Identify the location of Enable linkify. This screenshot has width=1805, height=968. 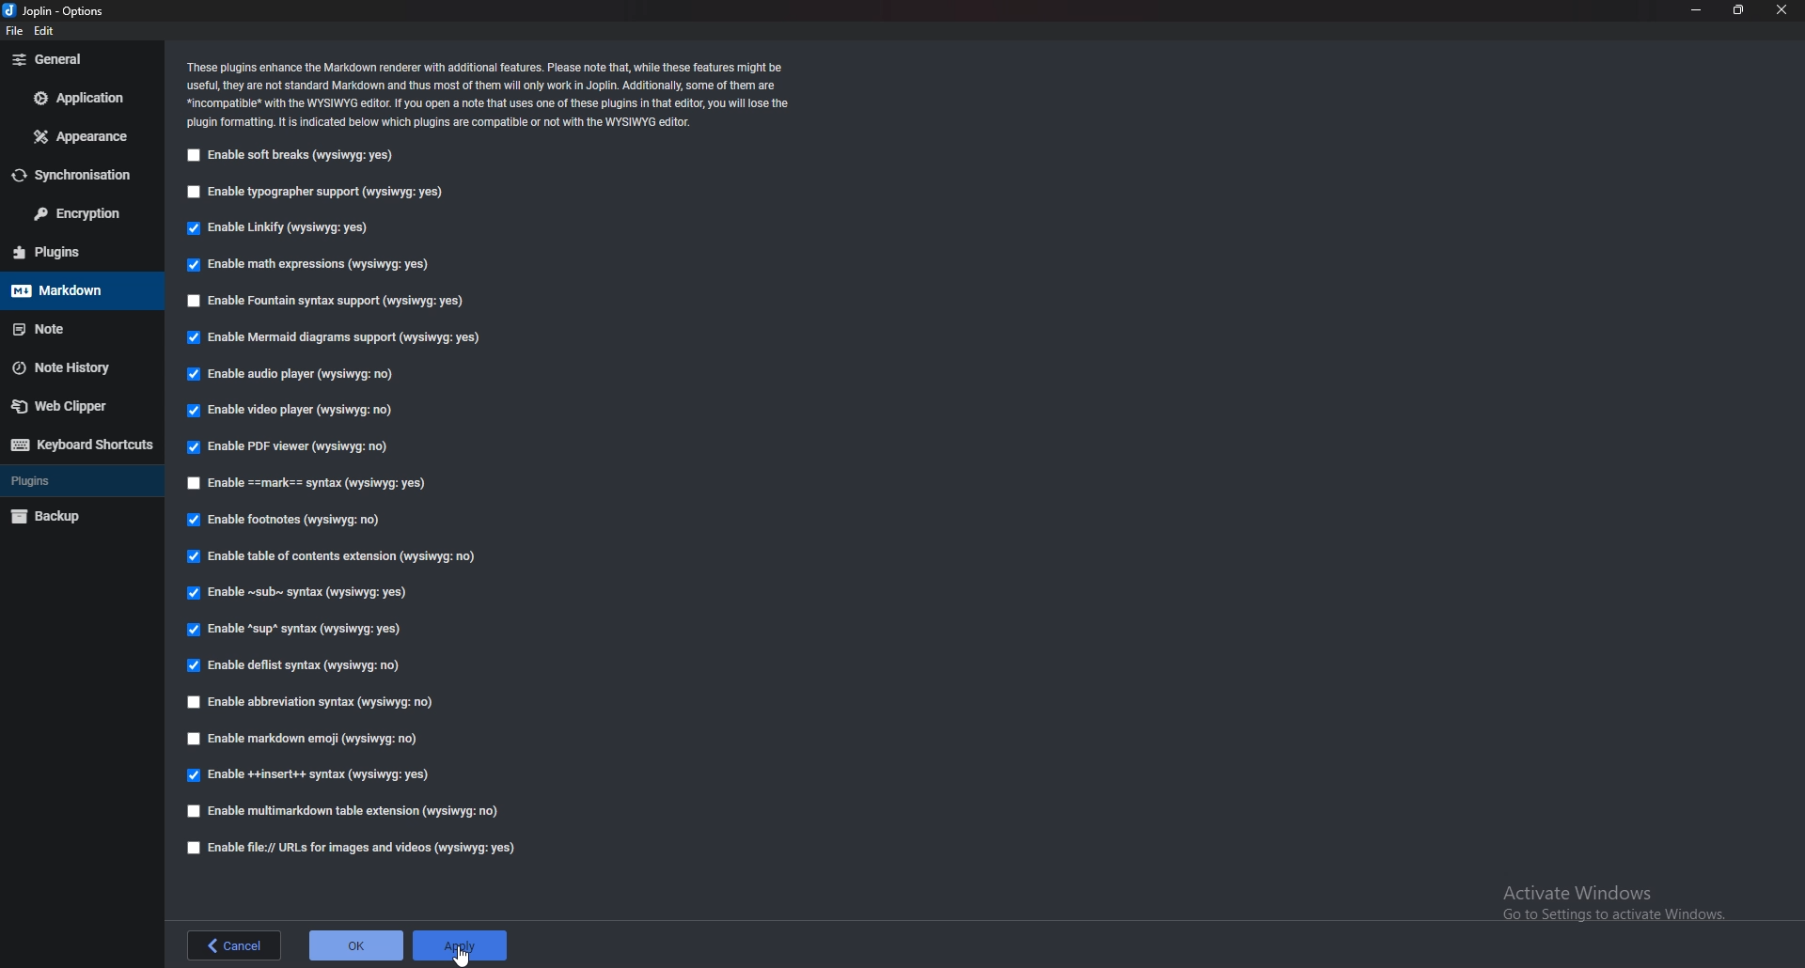
(277, 228).